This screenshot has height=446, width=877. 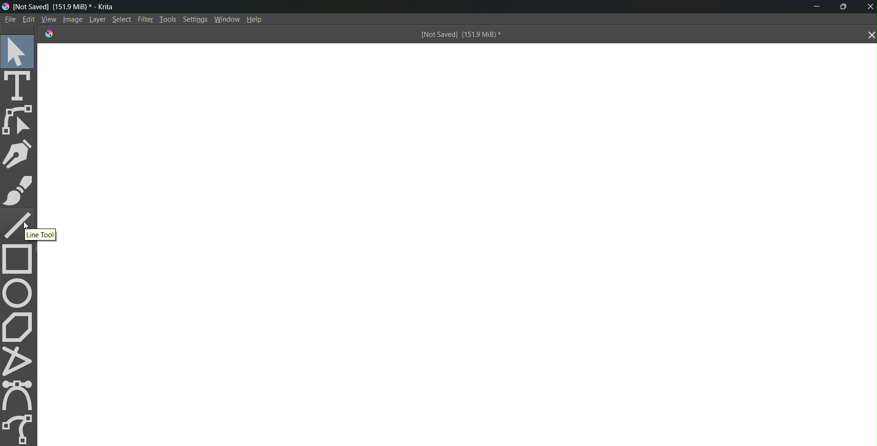 I want to click on Filte, so click(x=143, y=18).